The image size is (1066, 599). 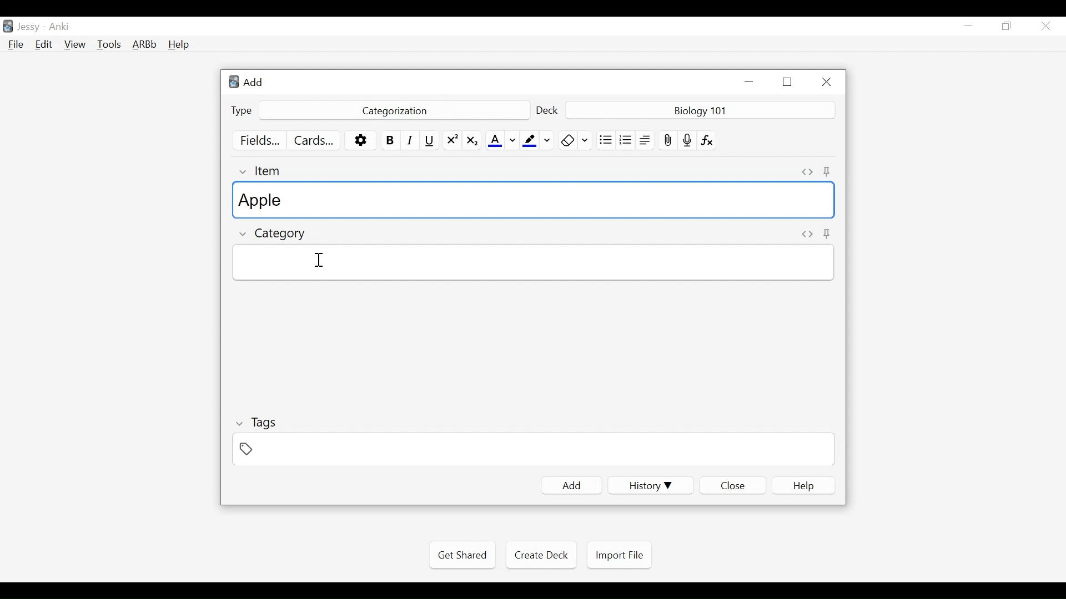 I want to click on Create Deck, so click(x=539, y=554).